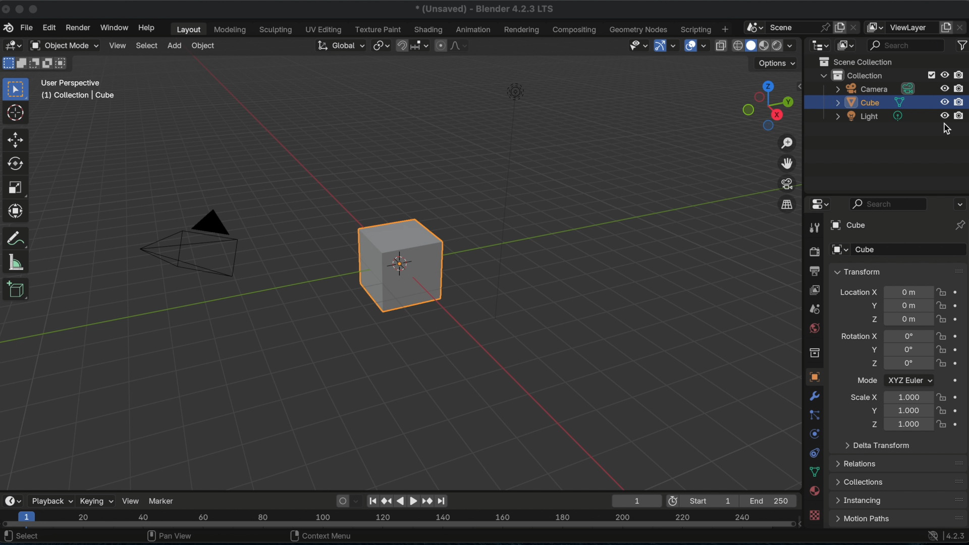 The width and height of the screenshot is (969, 545). What do you see at coordinates (908, 320) in the screenshot?
I see `location of object` at bounding box center [908, 320].